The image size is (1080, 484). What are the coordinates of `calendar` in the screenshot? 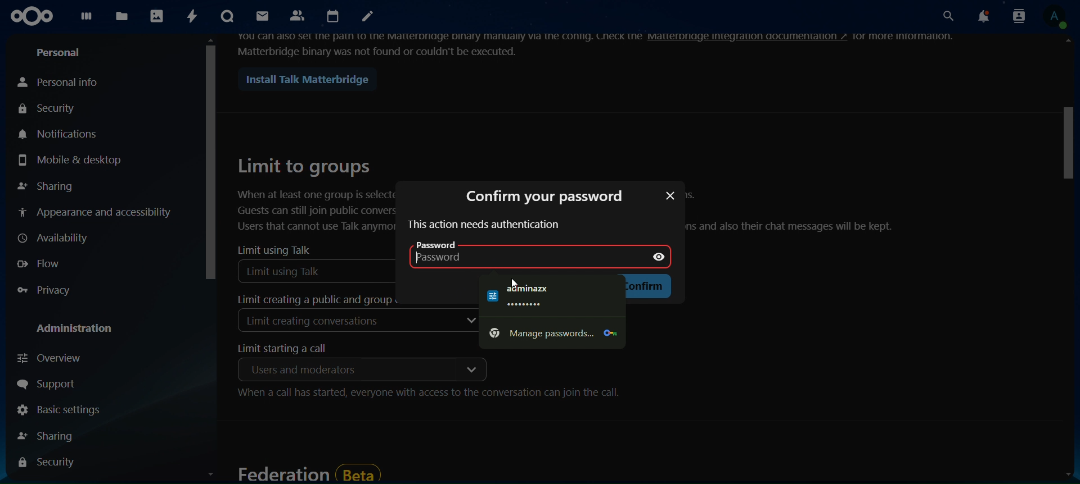 It's located at (335, 17).